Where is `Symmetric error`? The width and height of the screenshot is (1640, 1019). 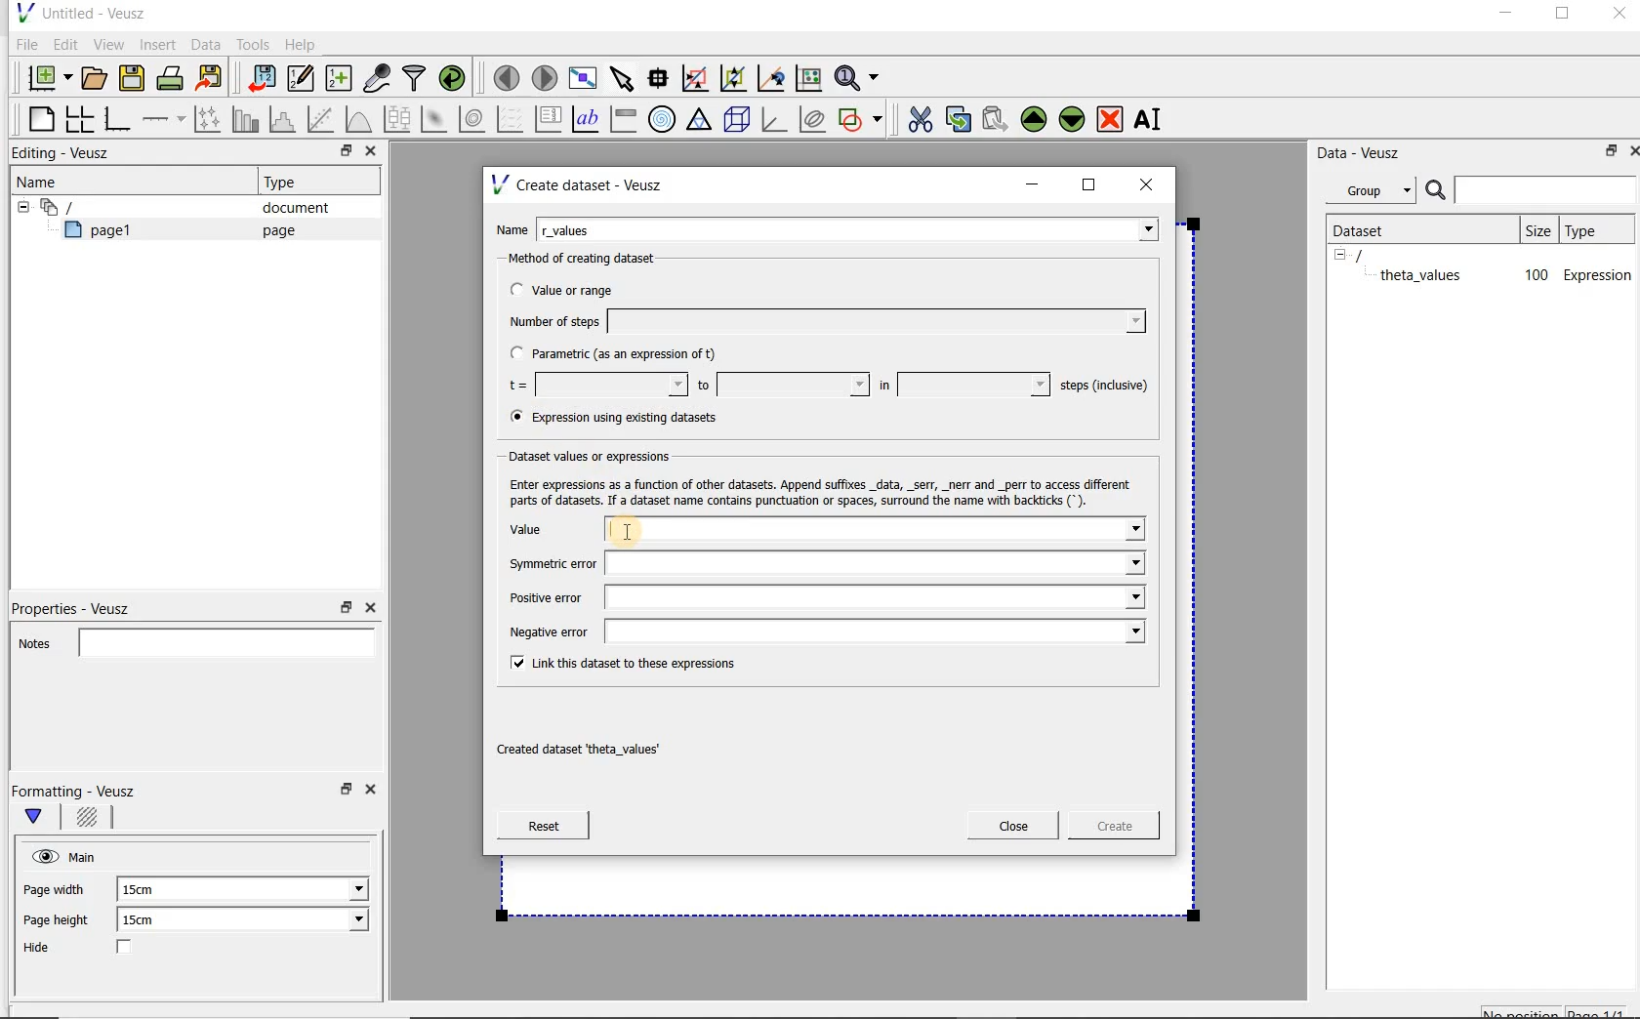 Symmetric error is located at coordinates (822, 565).